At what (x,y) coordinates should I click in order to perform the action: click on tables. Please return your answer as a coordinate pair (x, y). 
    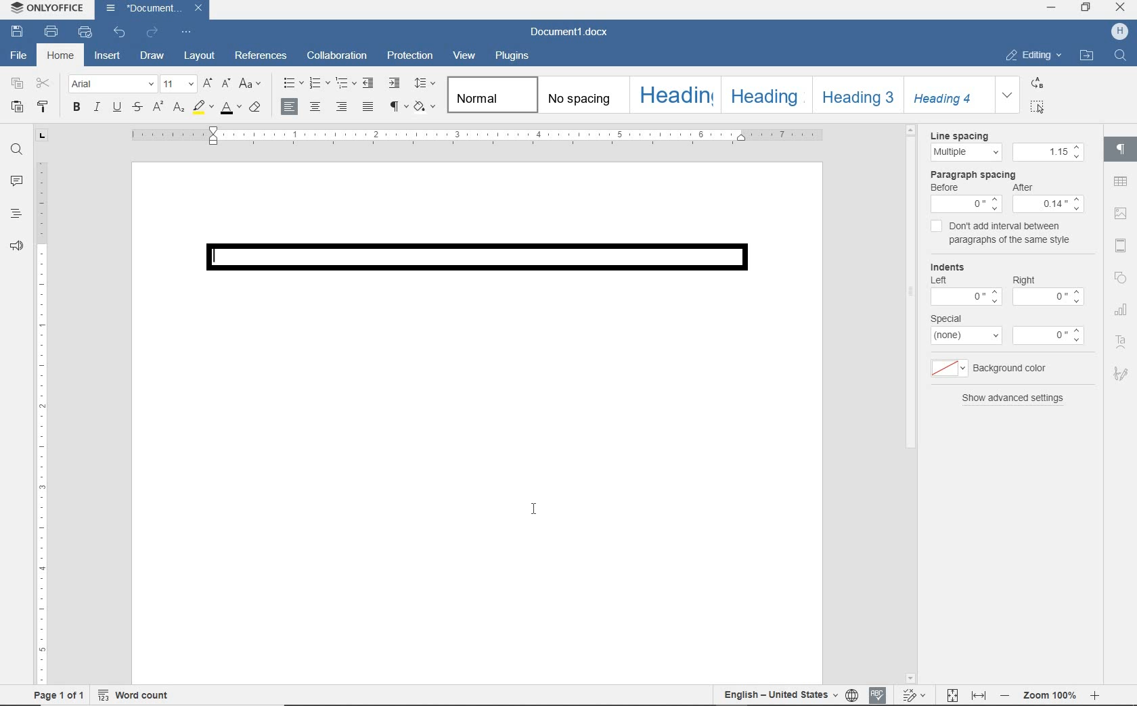
    Looking at the image, I should click on (1121, 181).